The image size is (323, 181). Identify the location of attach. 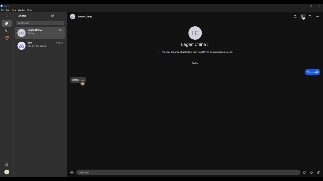
(319, 173).